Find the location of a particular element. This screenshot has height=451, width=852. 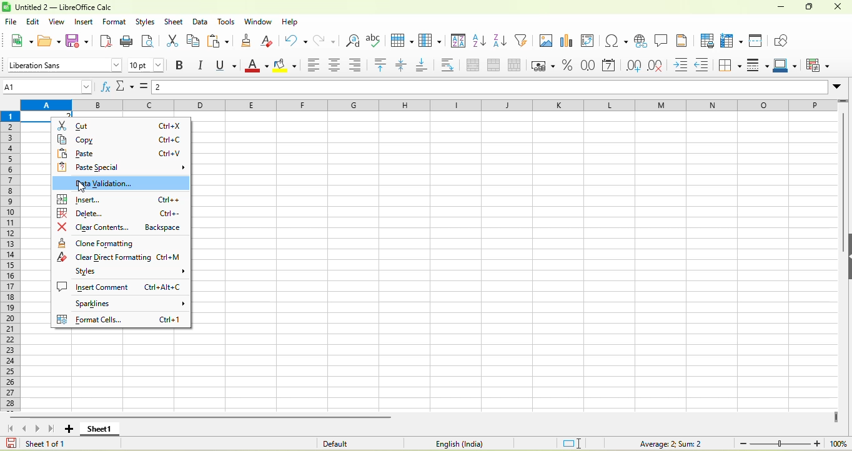

insert is located at coordinates (121, 199).